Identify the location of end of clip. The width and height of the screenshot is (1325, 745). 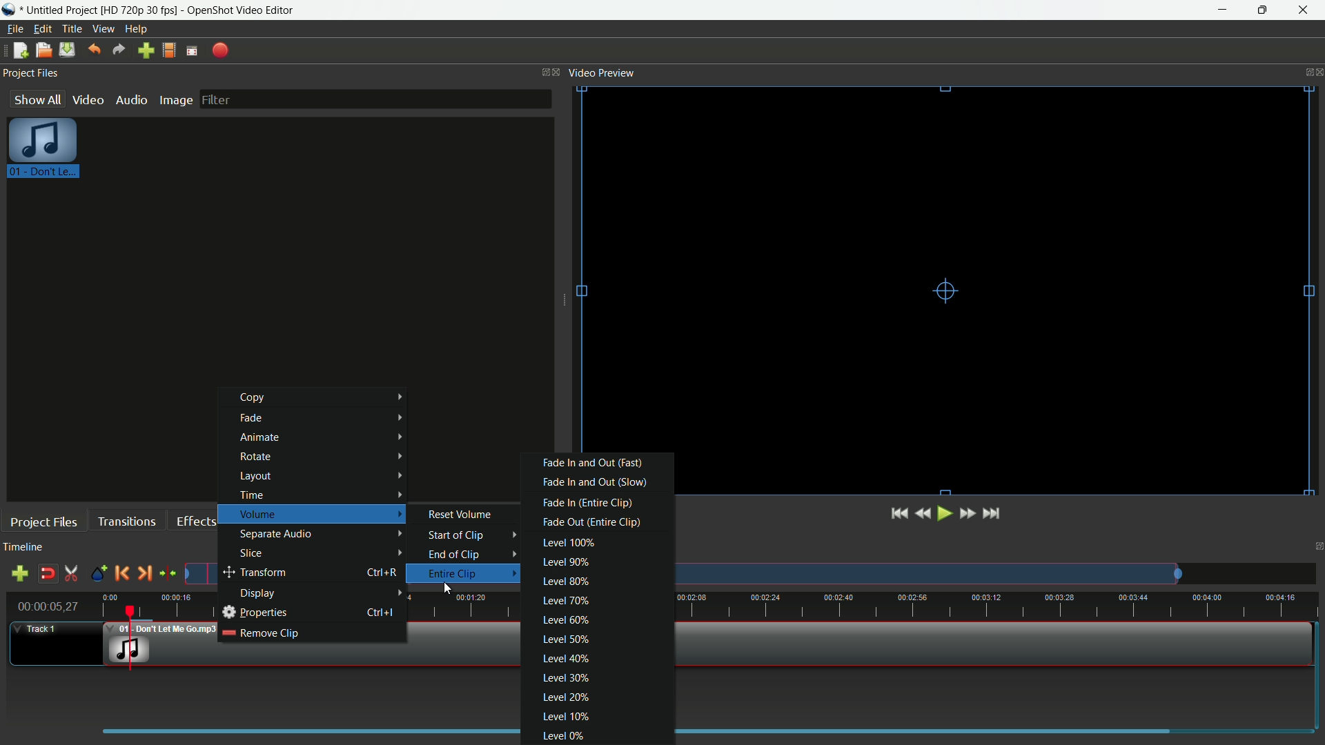
(472, 555).